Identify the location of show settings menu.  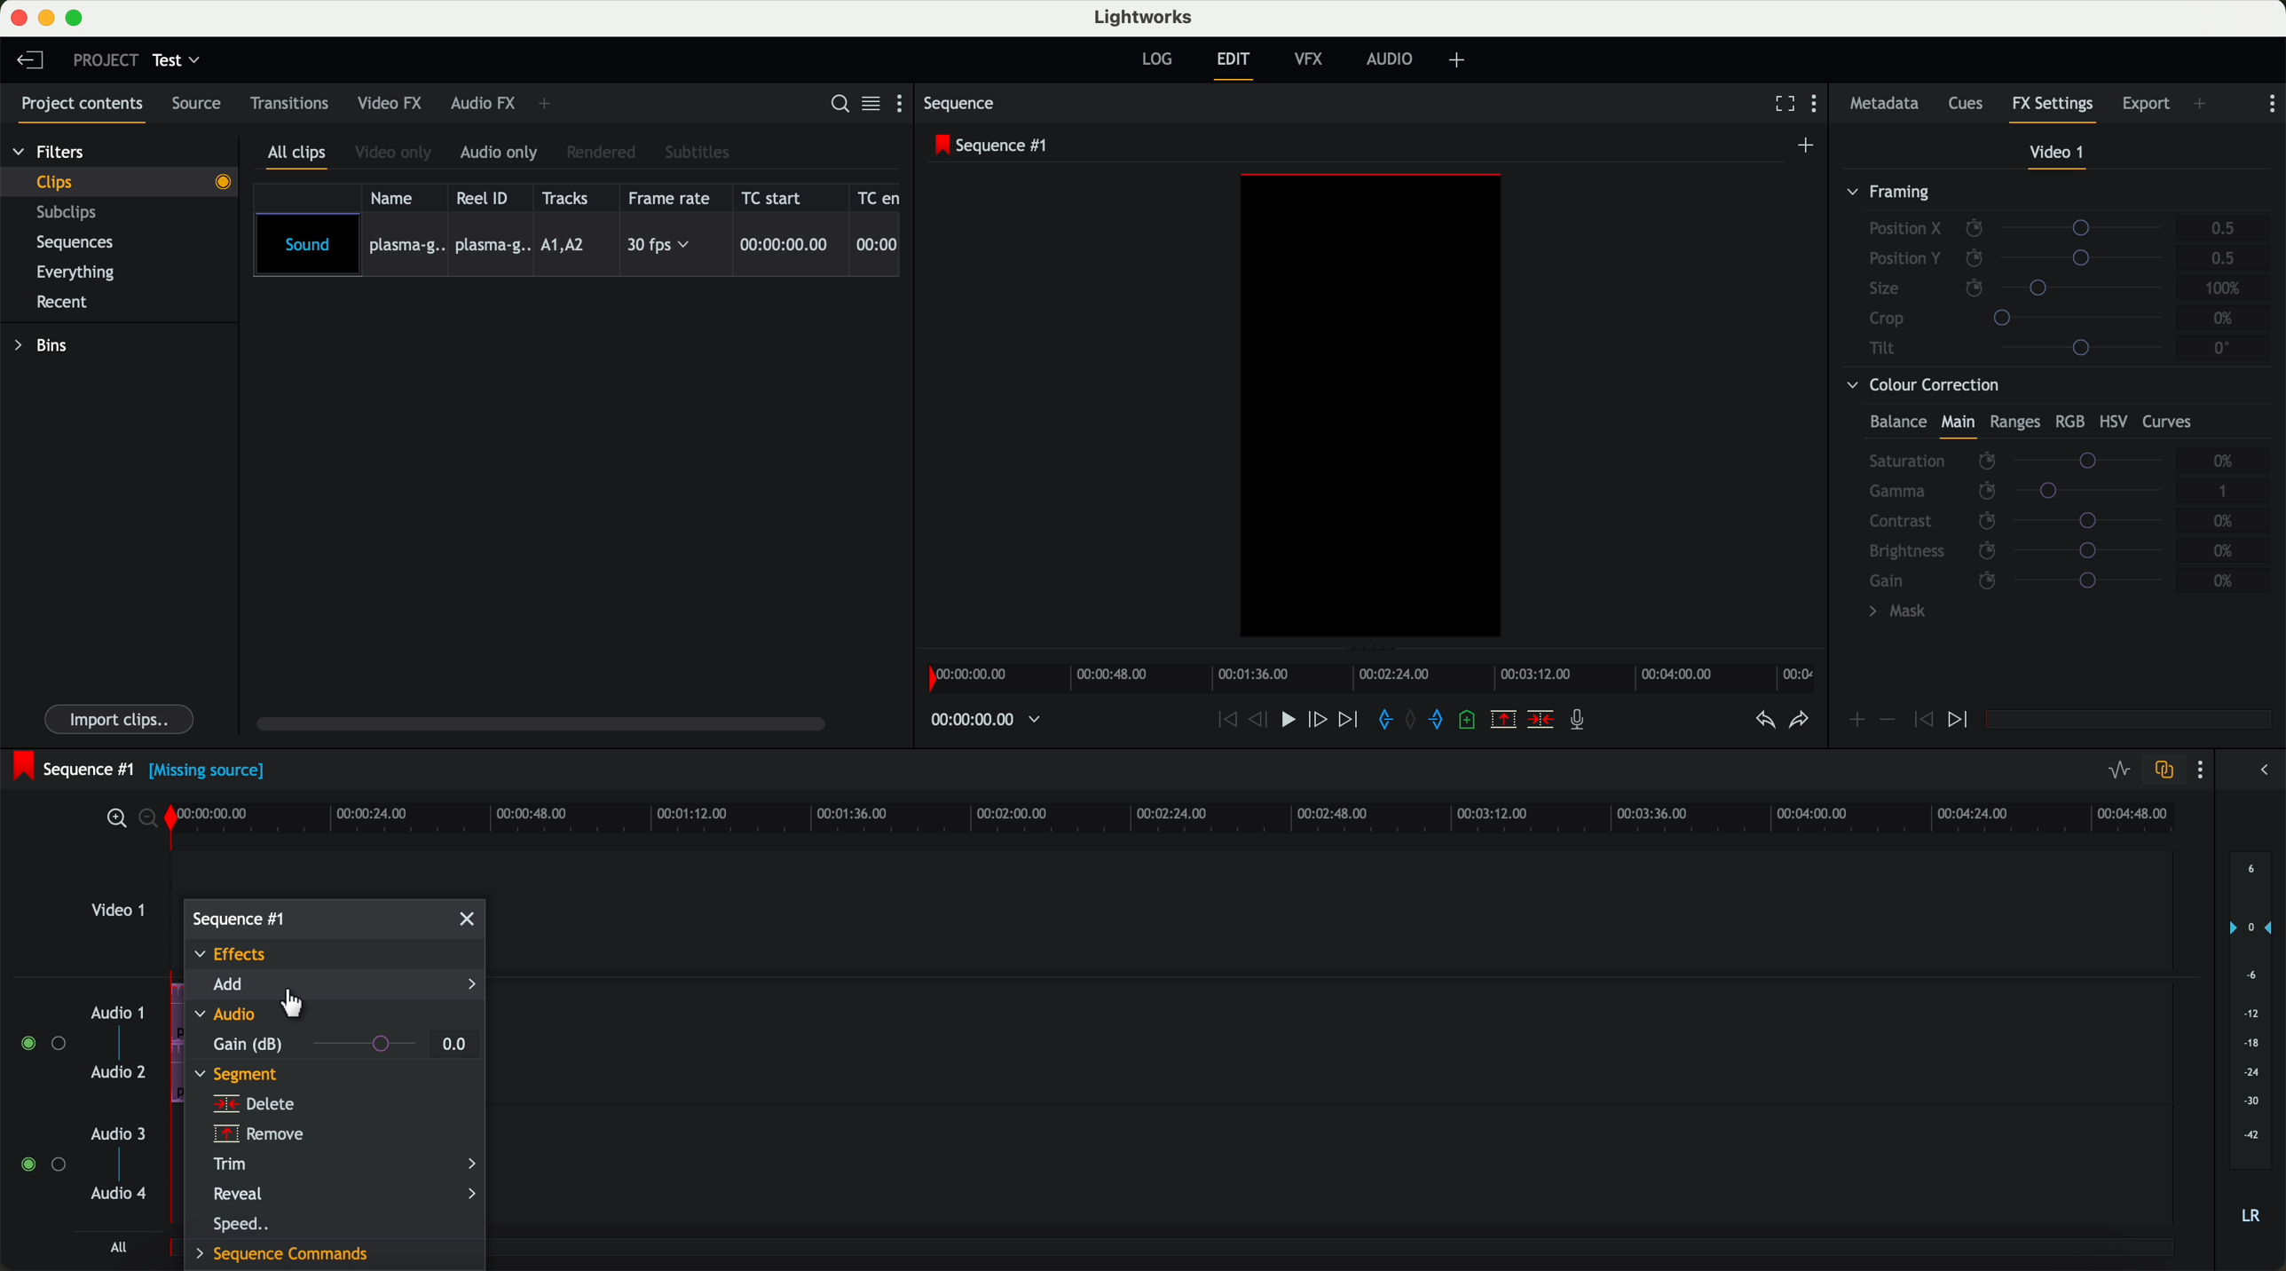
(1821, 107).